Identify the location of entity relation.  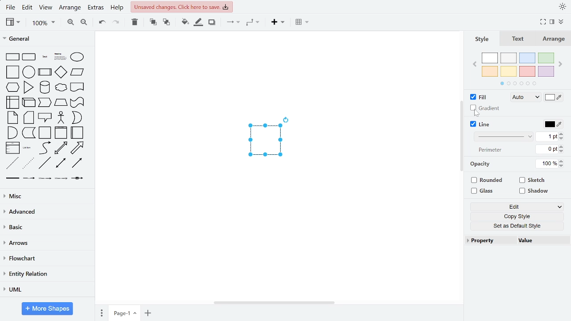
(46, 274).